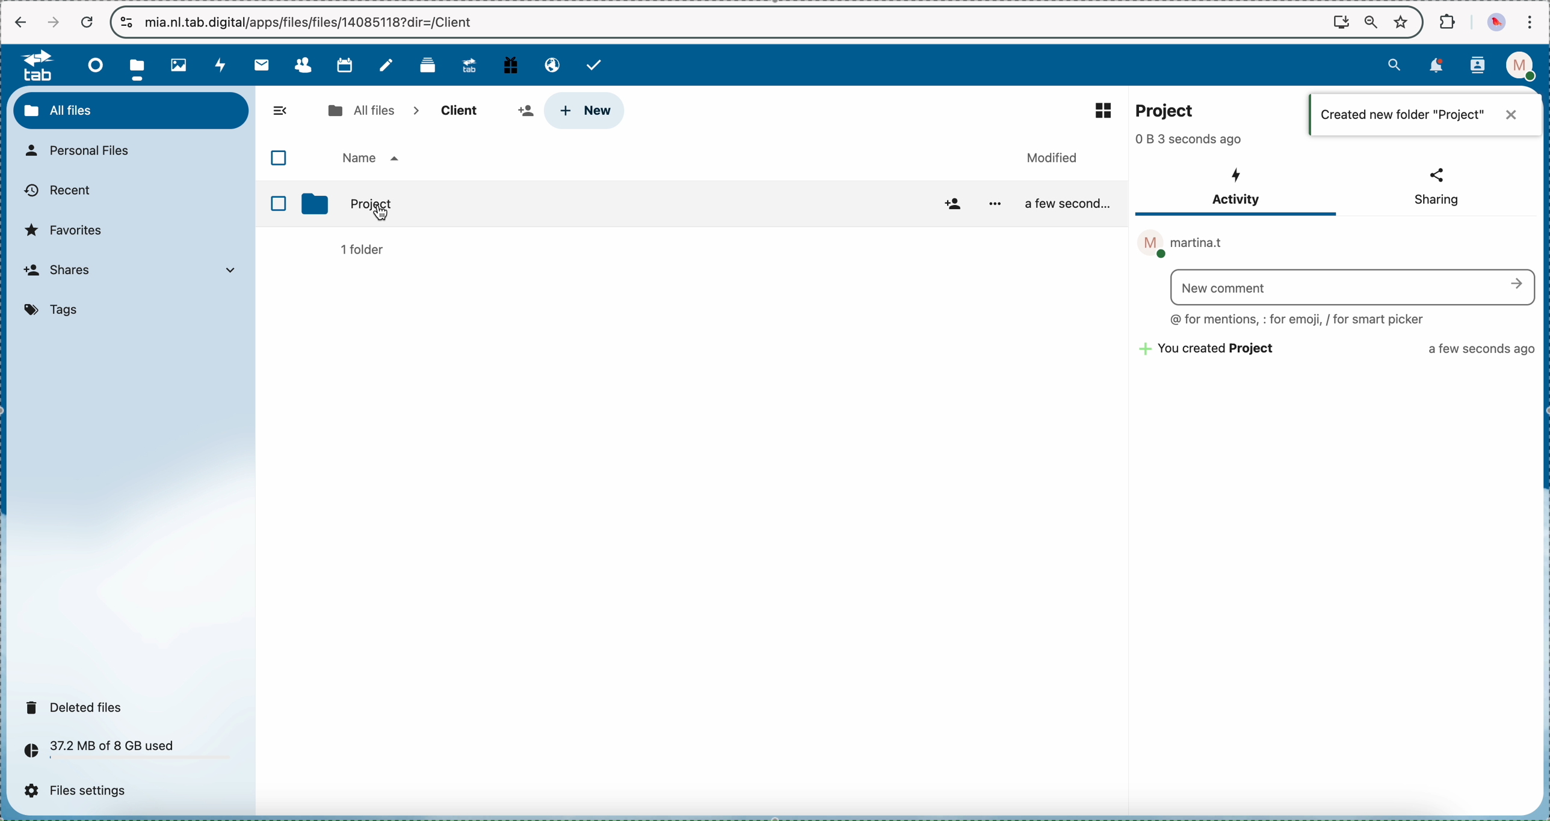  Describe the element at coordinates (1106, 111) in the screenshot. I see `list view` at that location.